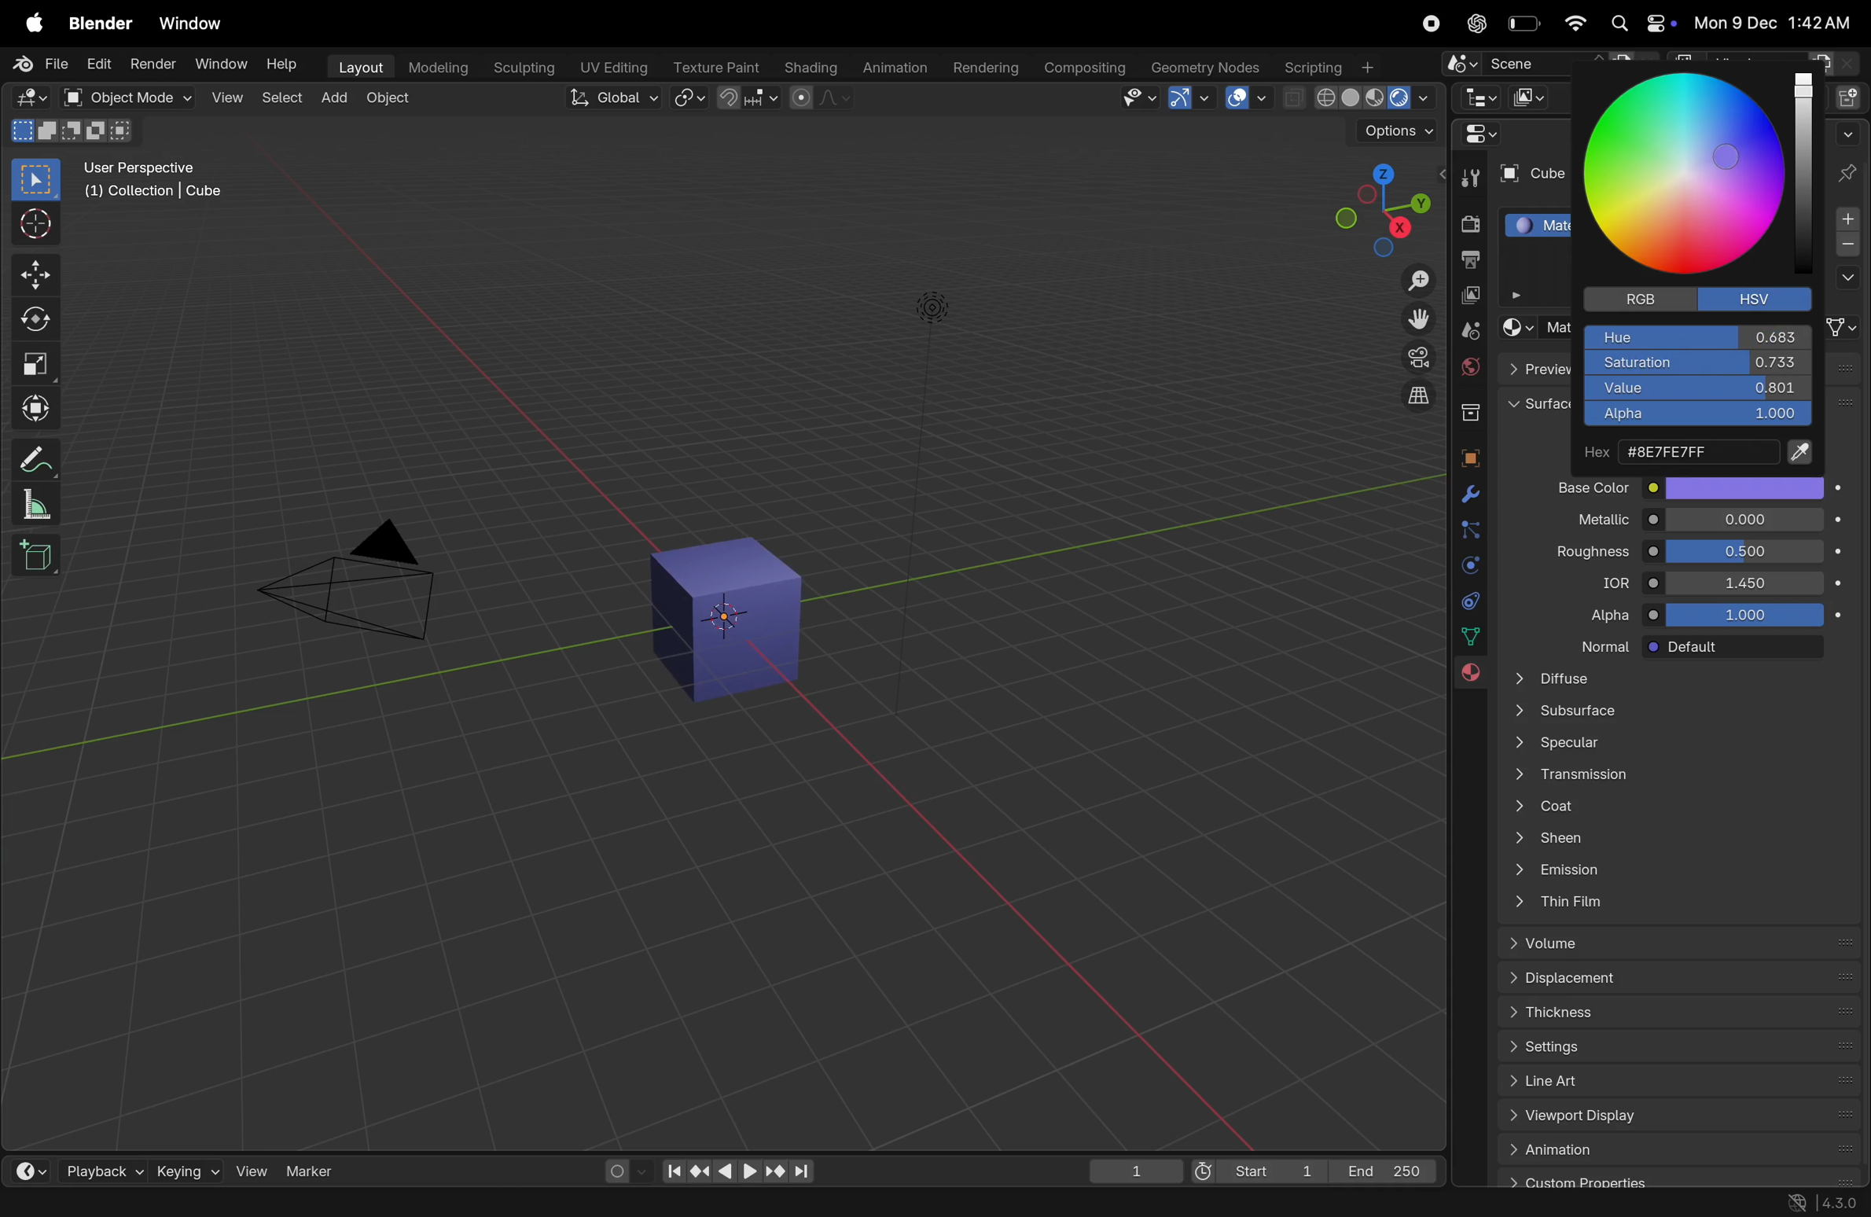 The height and width of the screenshot is (1217, 1871). What do you see at coordinates (1515, 328) in the screenshot?
I see `browse material` at bounding box center [1515, 328].